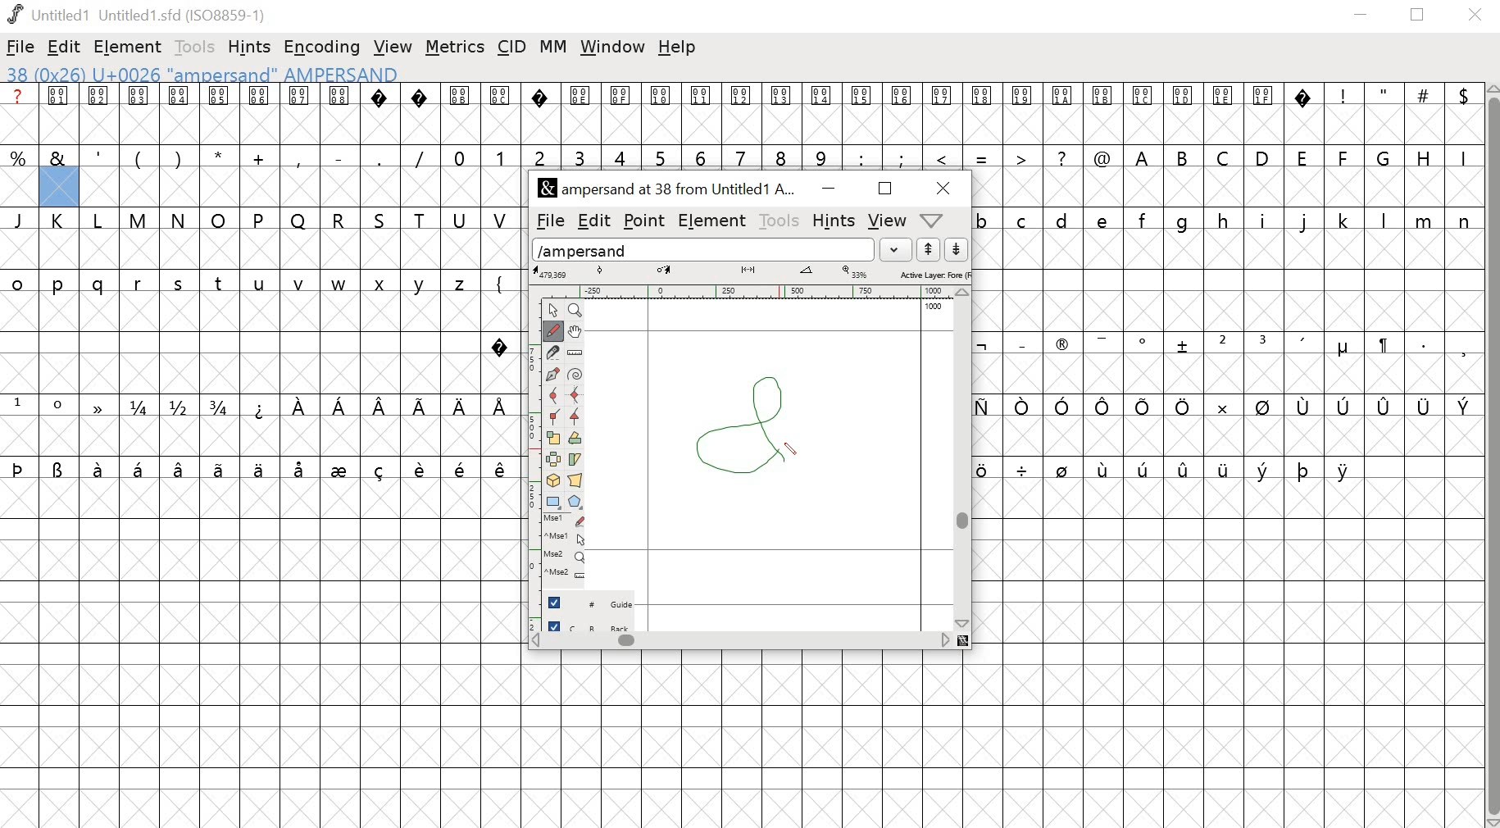  What do you see at coordinates (462, 468) in the screenshot?
I see `symbol` at bounding box center [462, 468].